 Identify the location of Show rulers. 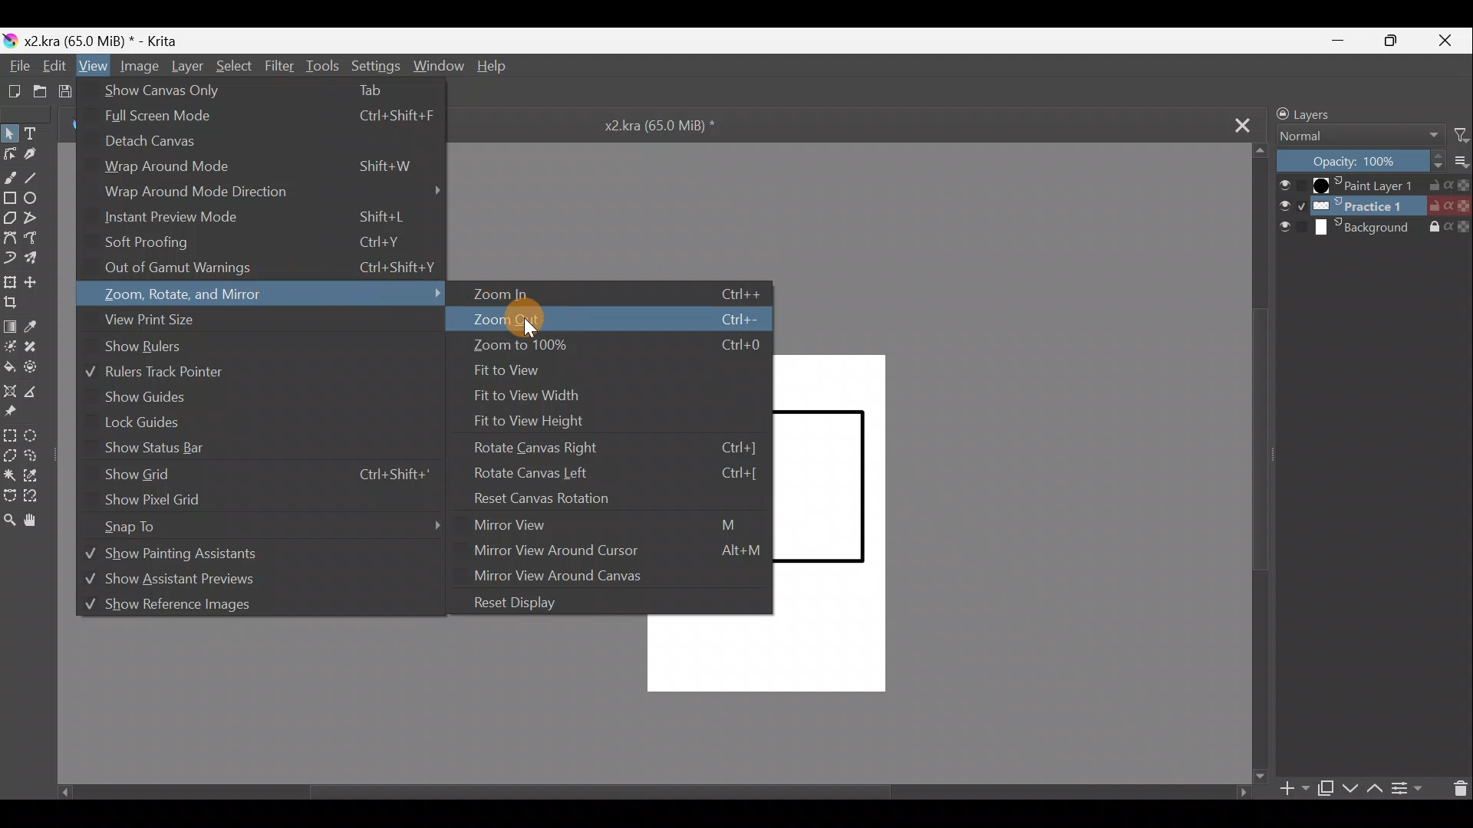
(166, 348).